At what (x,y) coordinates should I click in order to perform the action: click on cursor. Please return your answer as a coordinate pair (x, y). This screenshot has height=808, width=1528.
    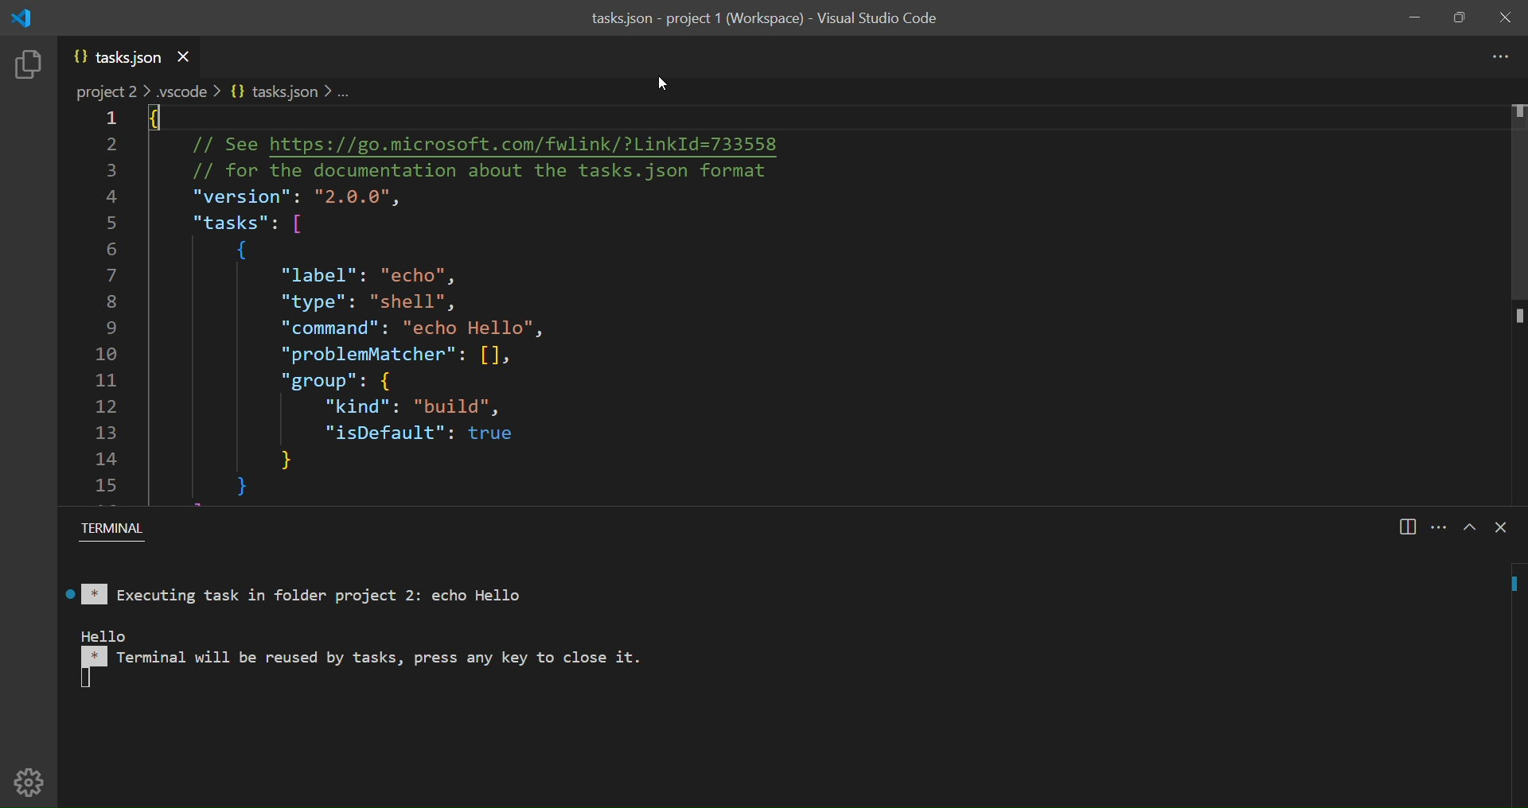
    Looking at the image, I should click on (661, 83).